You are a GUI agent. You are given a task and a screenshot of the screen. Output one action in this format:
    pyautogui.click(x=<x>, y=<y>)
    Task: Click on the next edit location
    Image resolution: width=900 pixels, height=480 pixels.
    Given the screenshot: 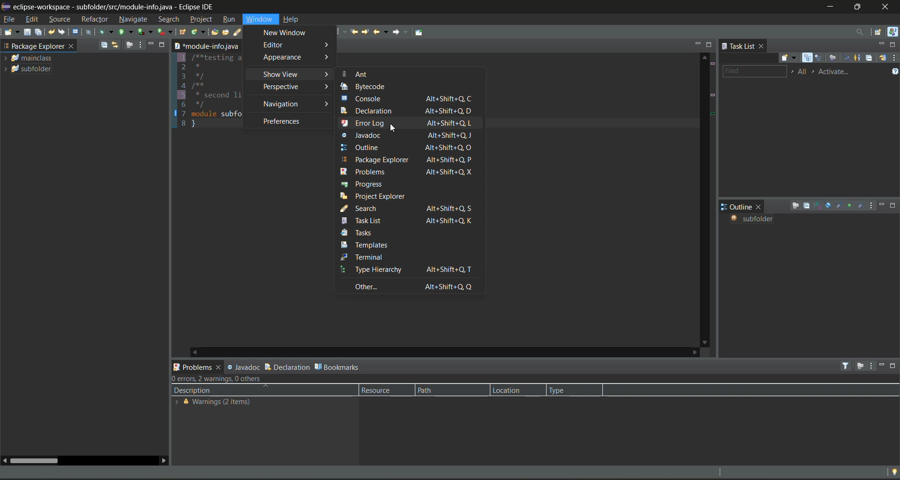 What is the action you would take?
    pyautogui.click(x=367, y=33)
    